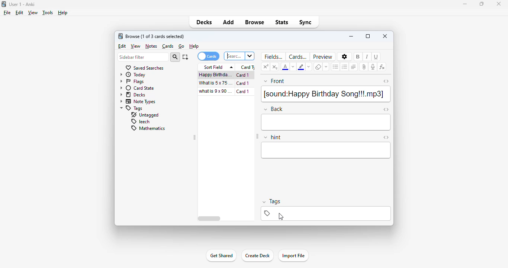 The height and width of the screenshot is (268, 508). I want to click on equations, so click(382, 67).